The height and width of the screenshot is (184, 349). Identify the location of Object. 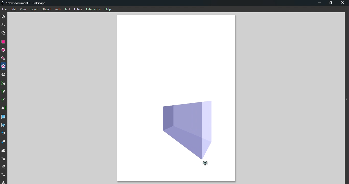
(45, 10).